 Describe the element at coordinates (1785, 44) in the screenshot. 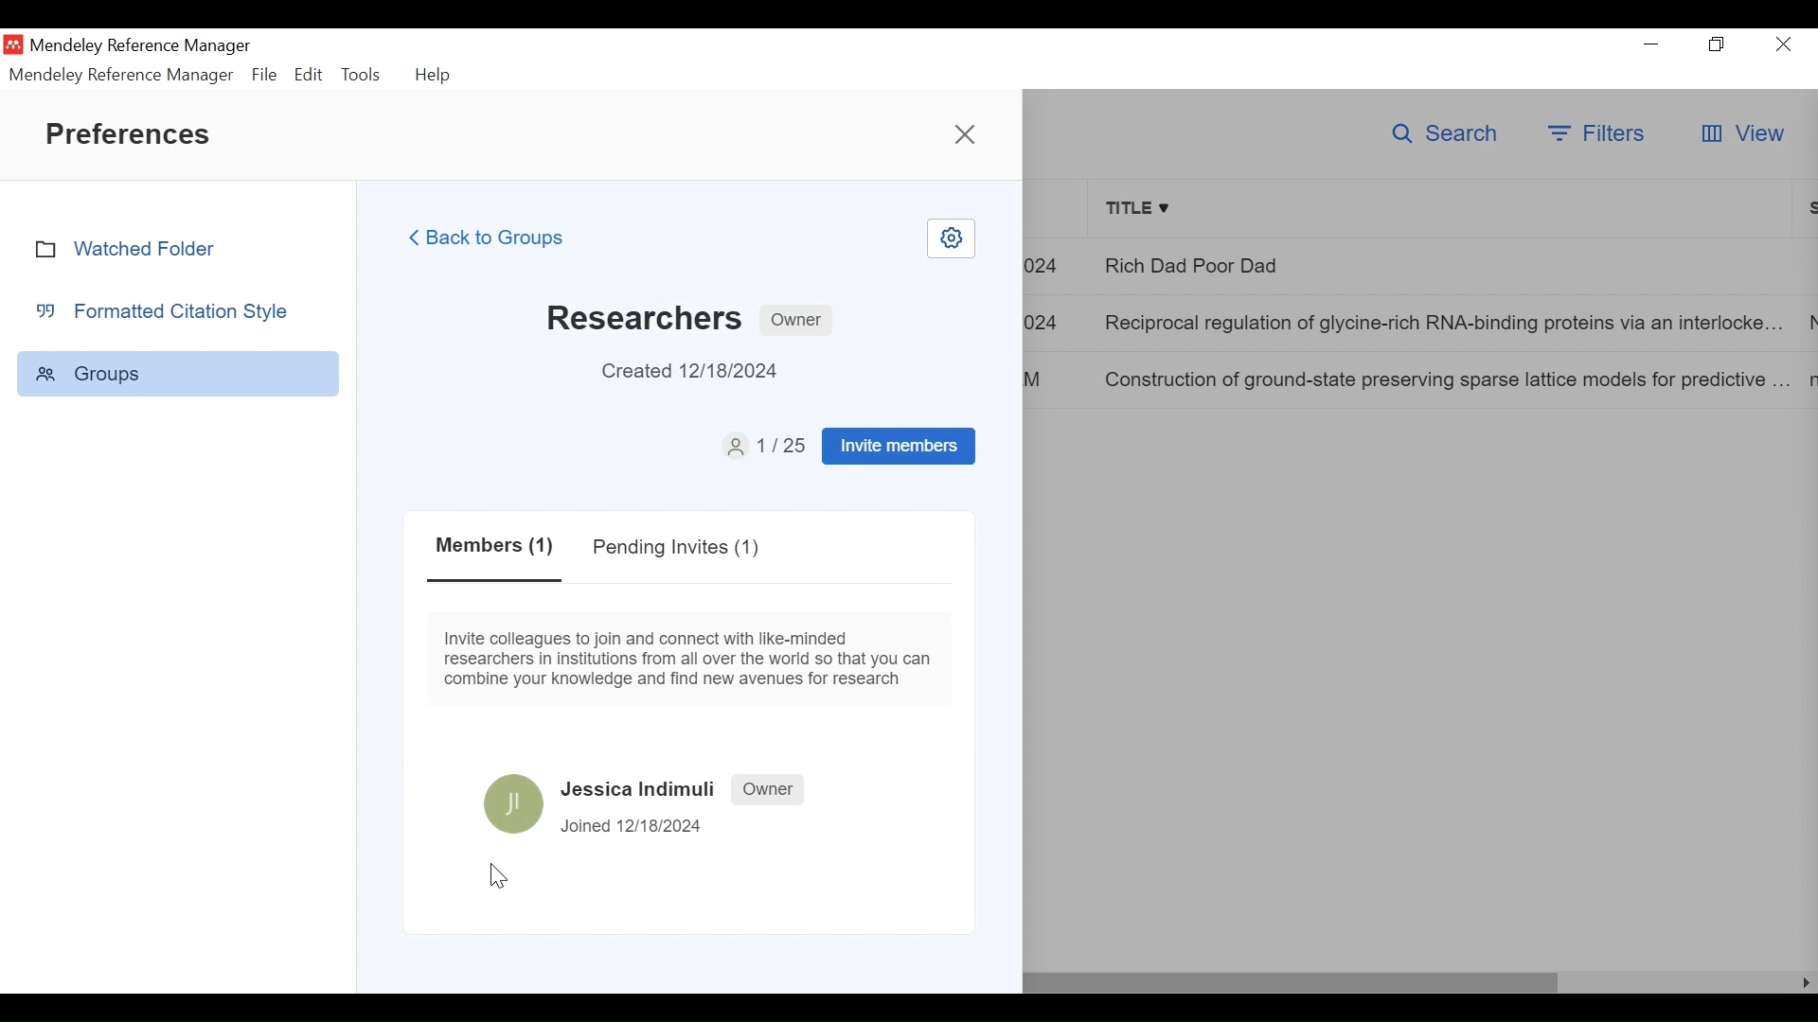

I see `Close` at that location.